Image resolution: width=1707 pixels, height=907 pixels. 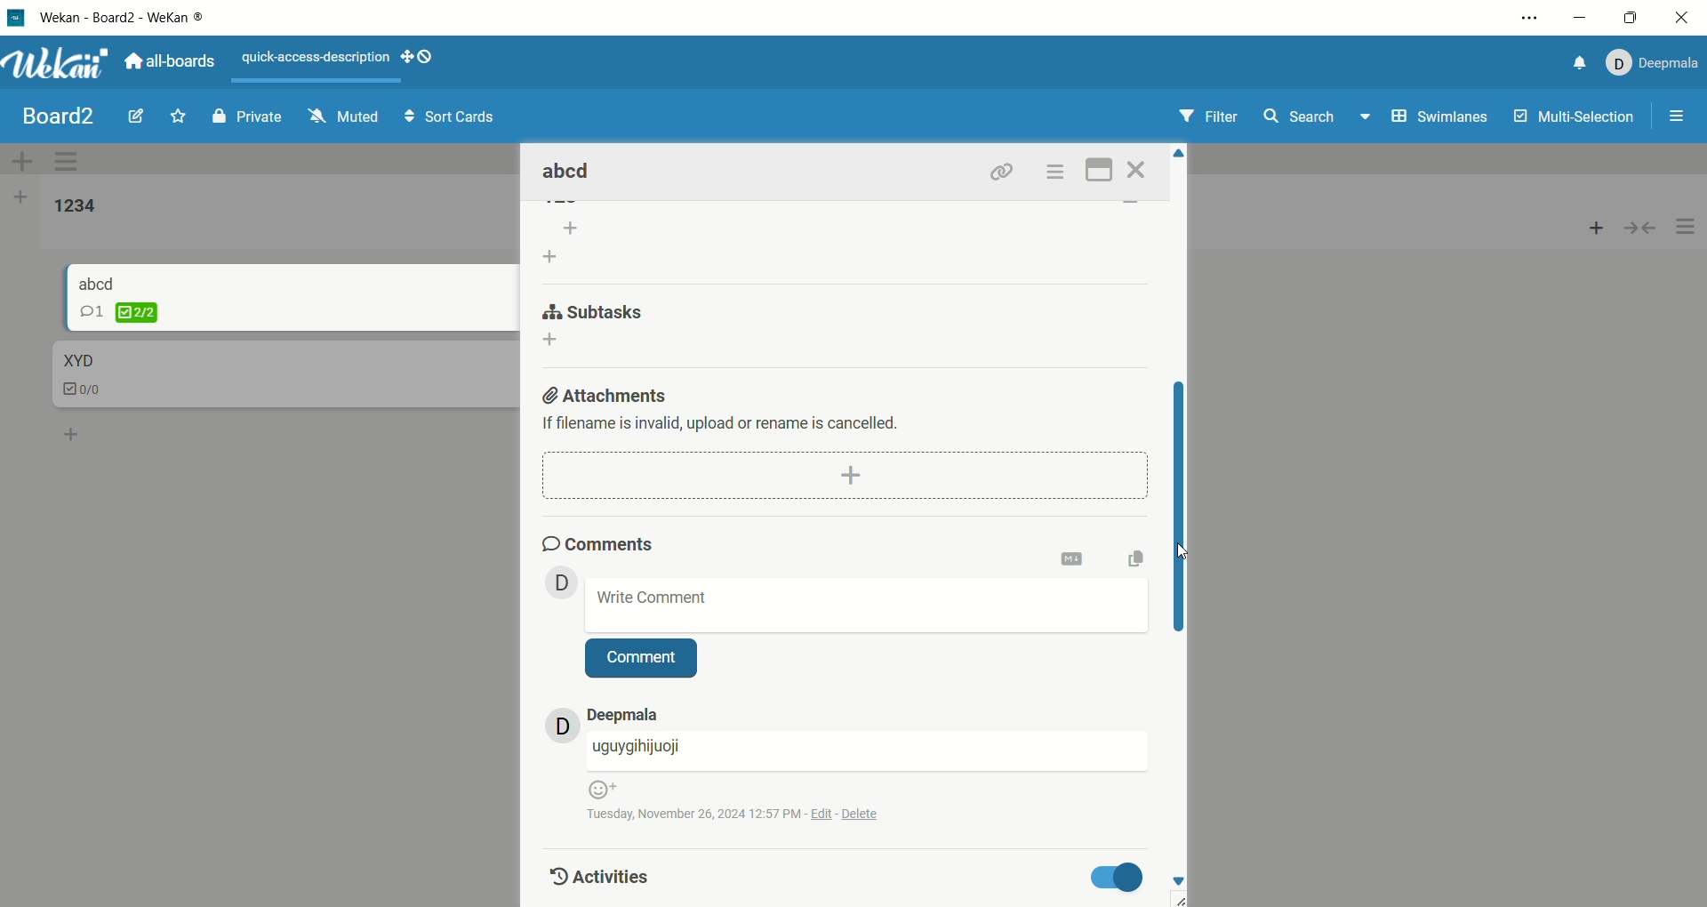 What do you see at coordinates (563, 724) in the screenshot?
I see `avatar` at bounding box center [563, 724].